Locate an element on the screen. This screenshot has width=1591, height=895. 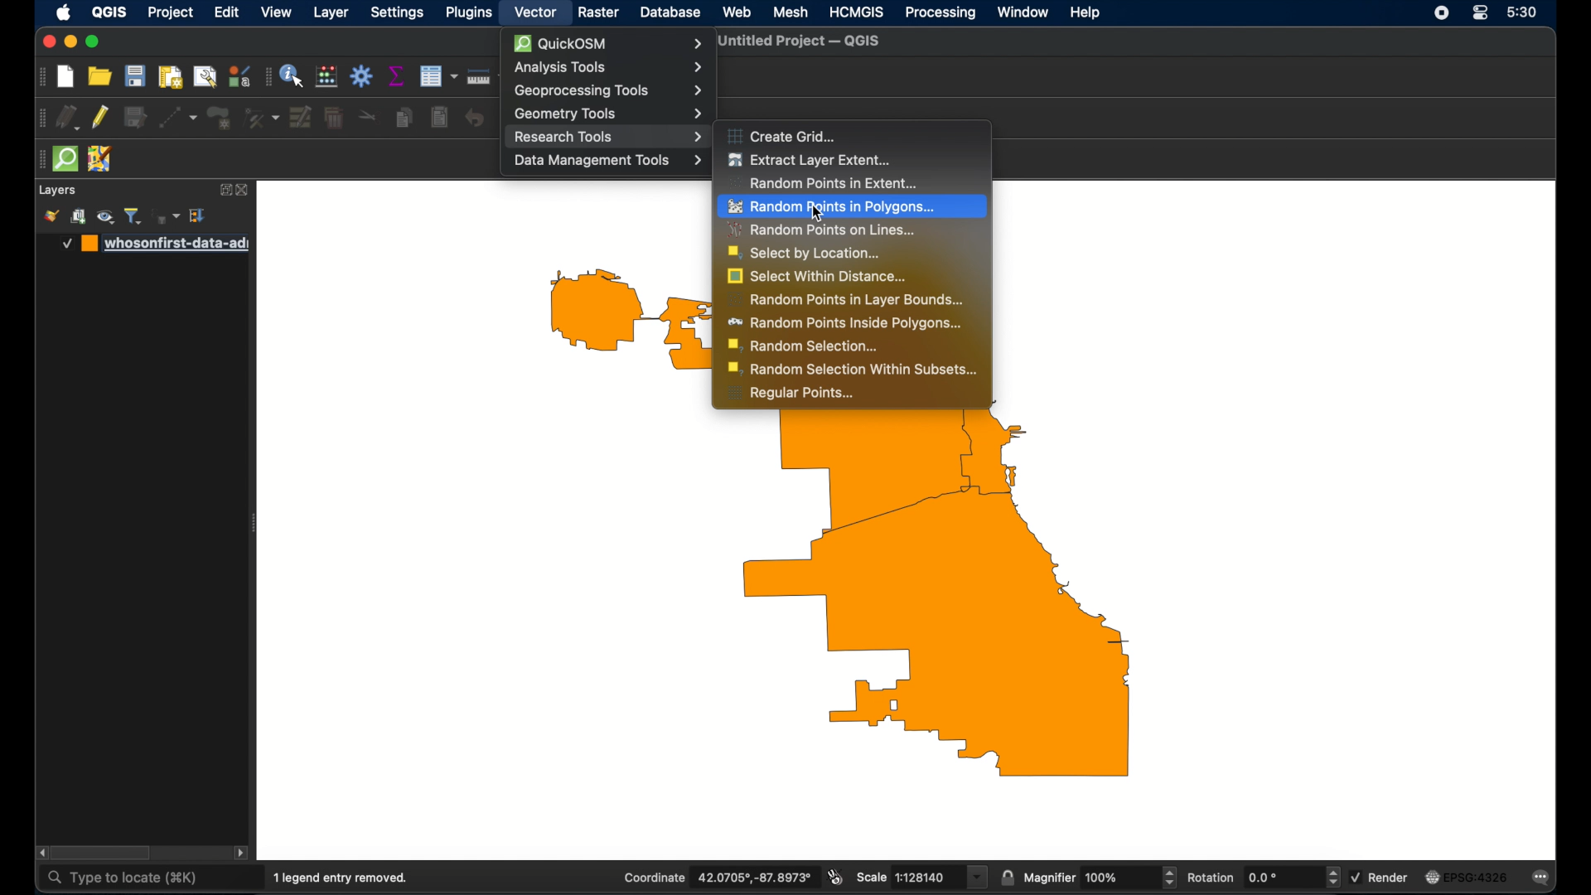
apple icon is located at coordinates (64, 12).